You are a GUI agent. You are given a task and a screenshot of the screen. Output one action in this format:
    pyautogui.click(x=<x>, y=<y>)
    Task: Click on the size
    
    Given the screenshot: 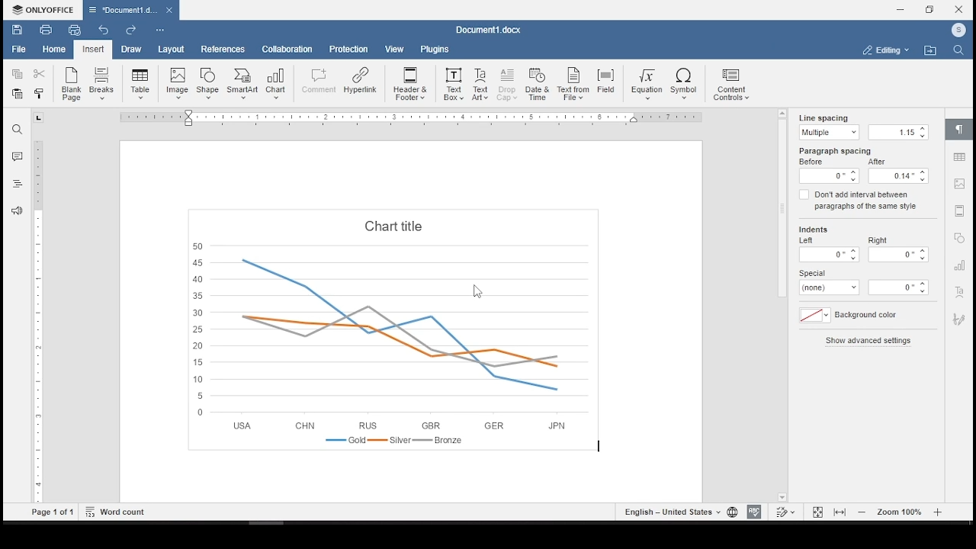 What is the action you would take?
    pyautogui.click(x=899, y=133)
    